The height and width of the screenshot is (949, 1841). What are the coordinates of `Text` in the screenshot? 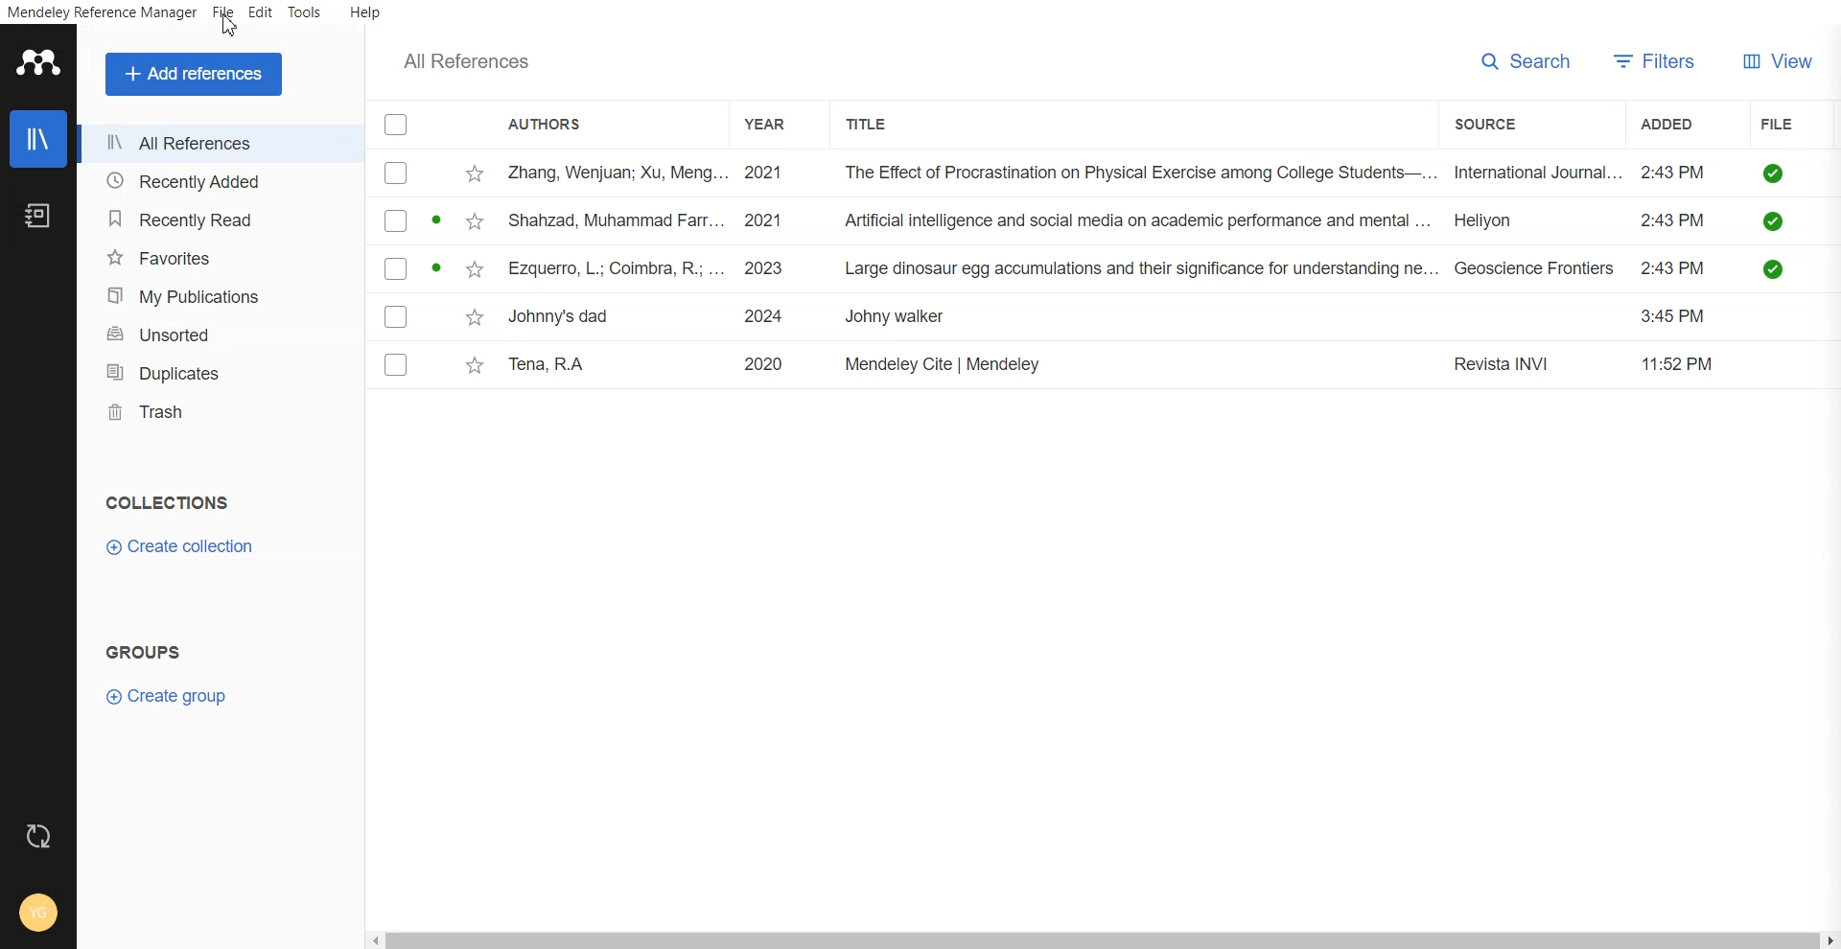 It's located at (471, 60).